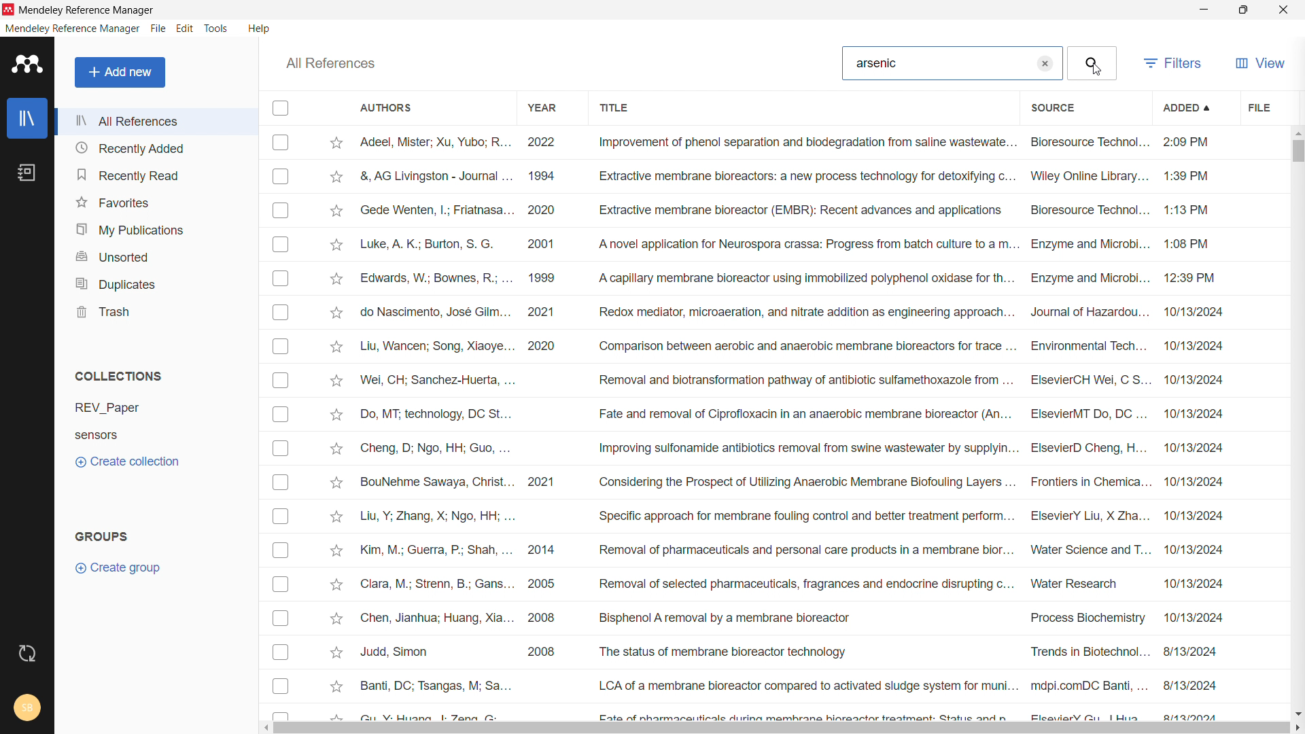 Image resolution: width=1305 pixels, height=734 pixels. Describe the element at coordinates (281, 485) in the screenshot. I see `Checkbox` at that location.